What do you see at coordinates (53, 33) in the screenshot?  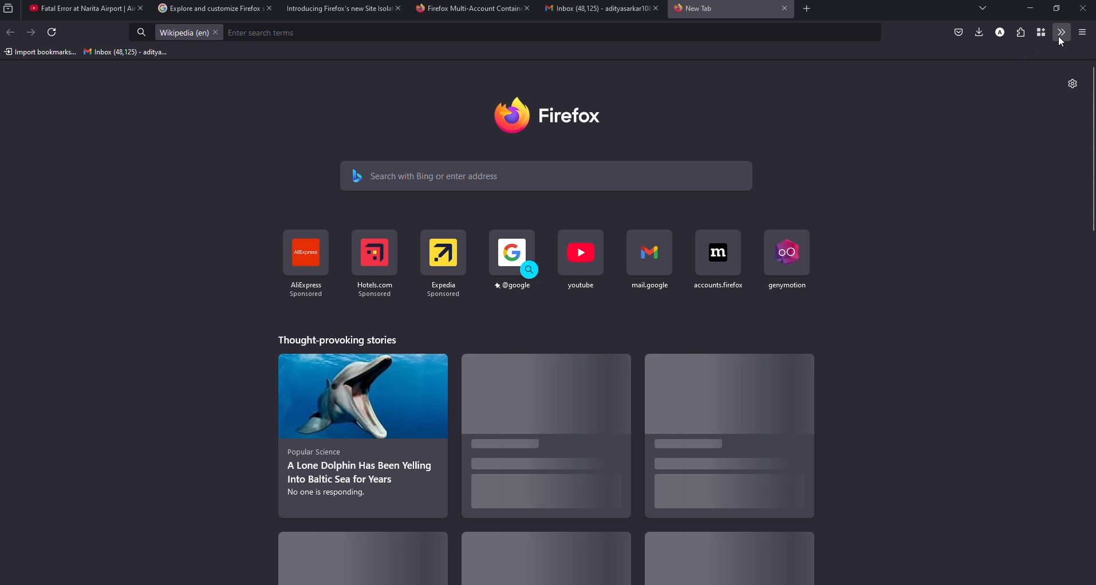 I see `refresh` at bounding box center [53, 33].